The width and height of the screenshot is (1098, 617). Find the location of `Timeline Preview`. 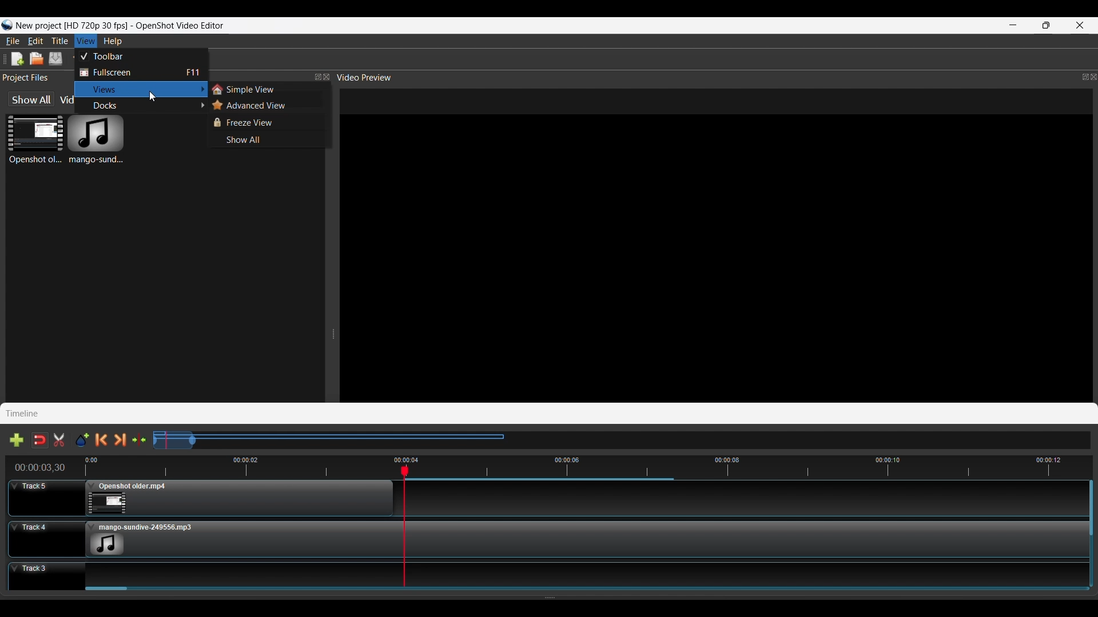

Timeline Preview is located at coordinates (551, 467).